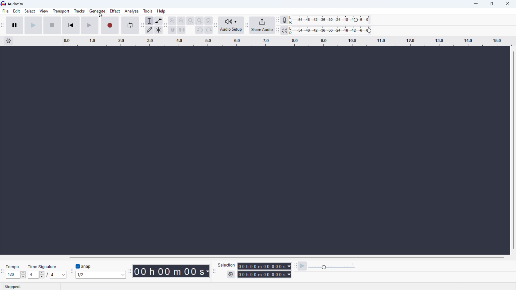 This screenshot has width=516, height=290. Describe the element at coordinates (115, 11) in the screenshot. I see `effect` at that location.